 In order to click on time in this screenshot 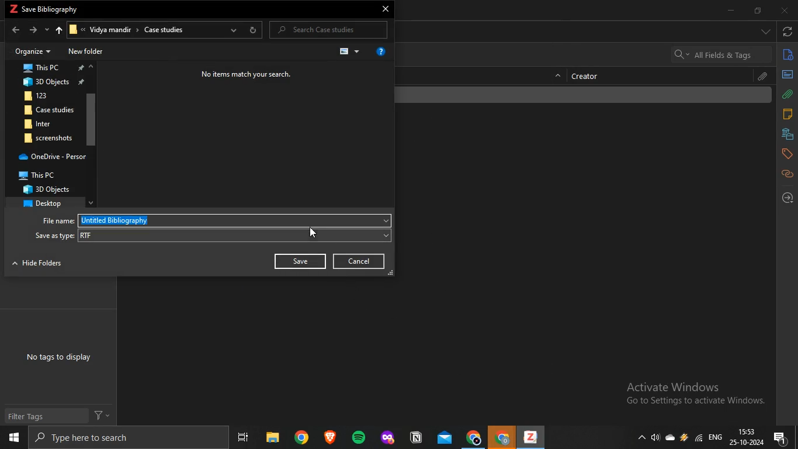, I will do `click(747, 431)`.